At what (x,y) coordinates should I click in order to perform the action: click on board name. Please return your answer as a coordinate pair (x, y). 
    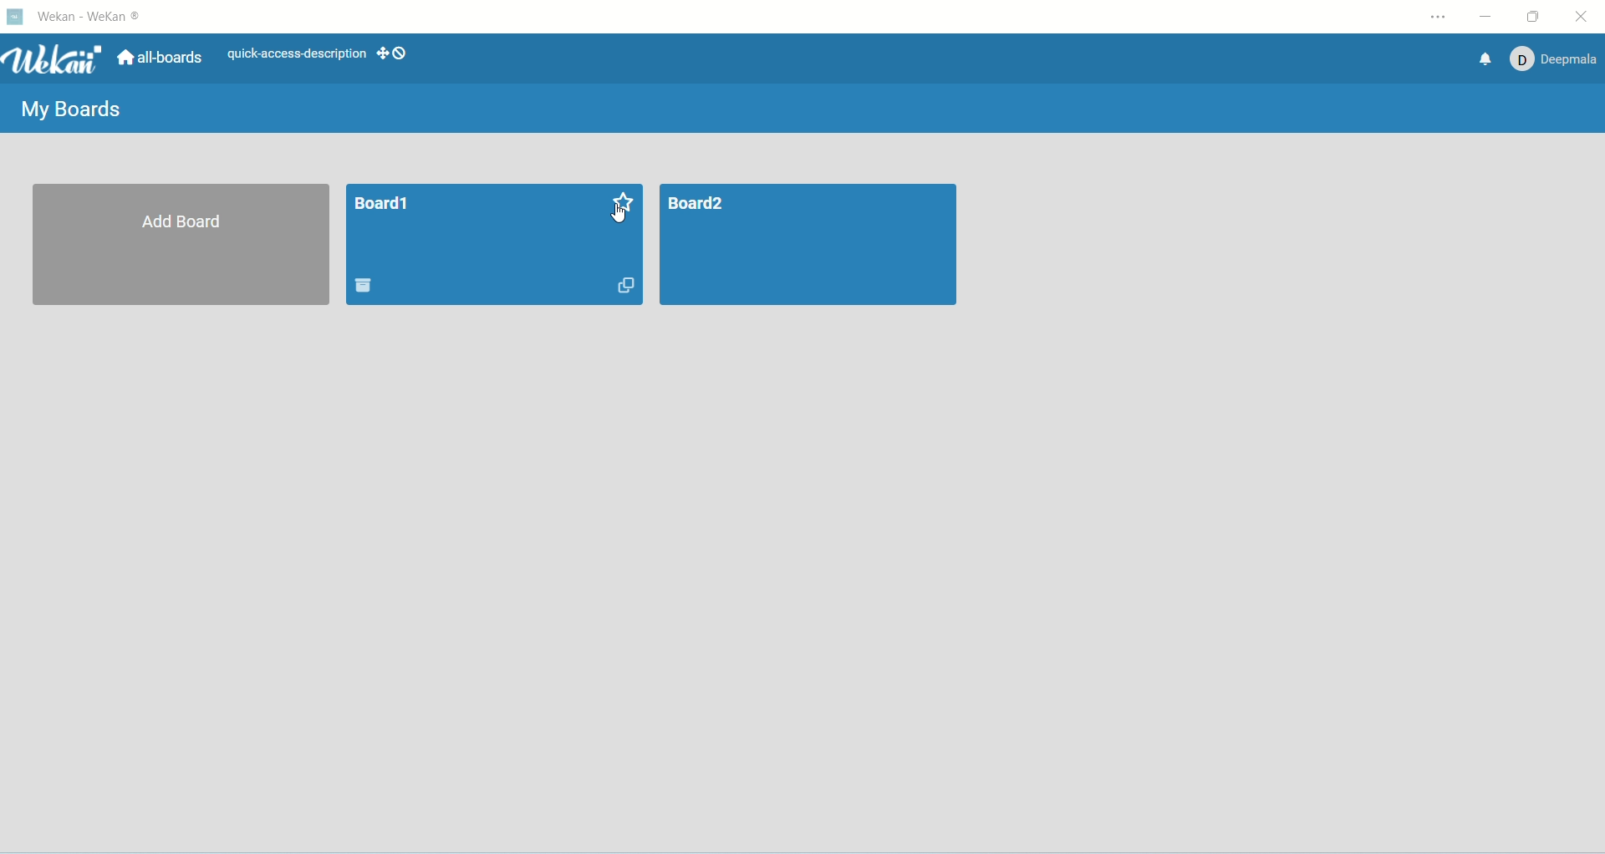
    Looking at the image, I should click on (381, 204).